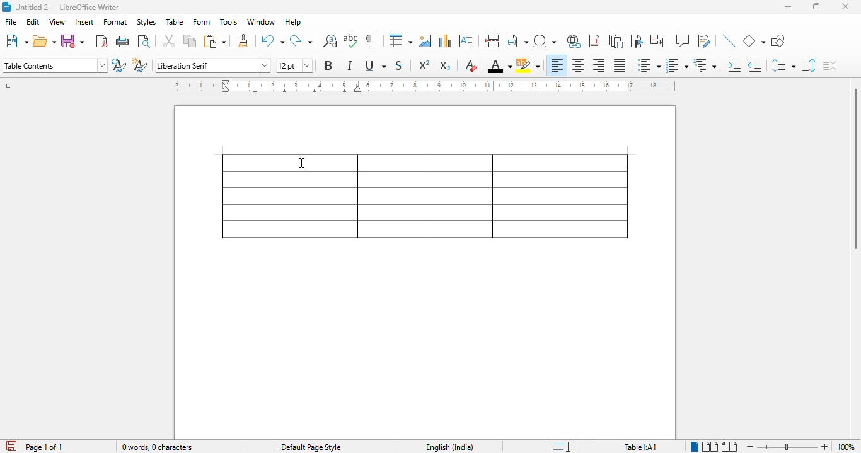 The width and height of the screenshot is (861, 453). I want to click on insert hyperlink, so click(574, 40).